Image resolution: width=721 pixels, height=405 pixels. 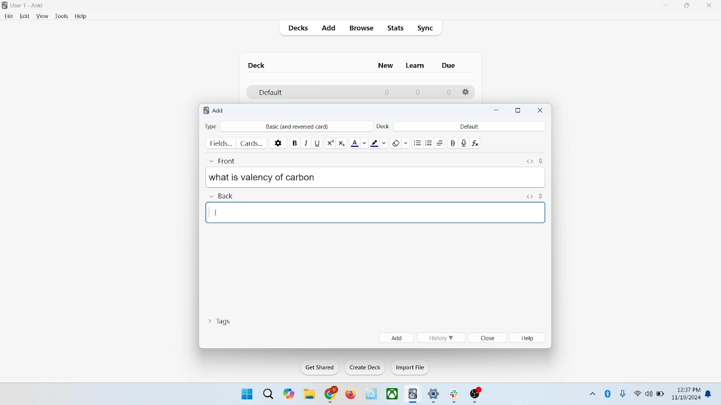 I want to click on icon, so click(x=476, y=395).